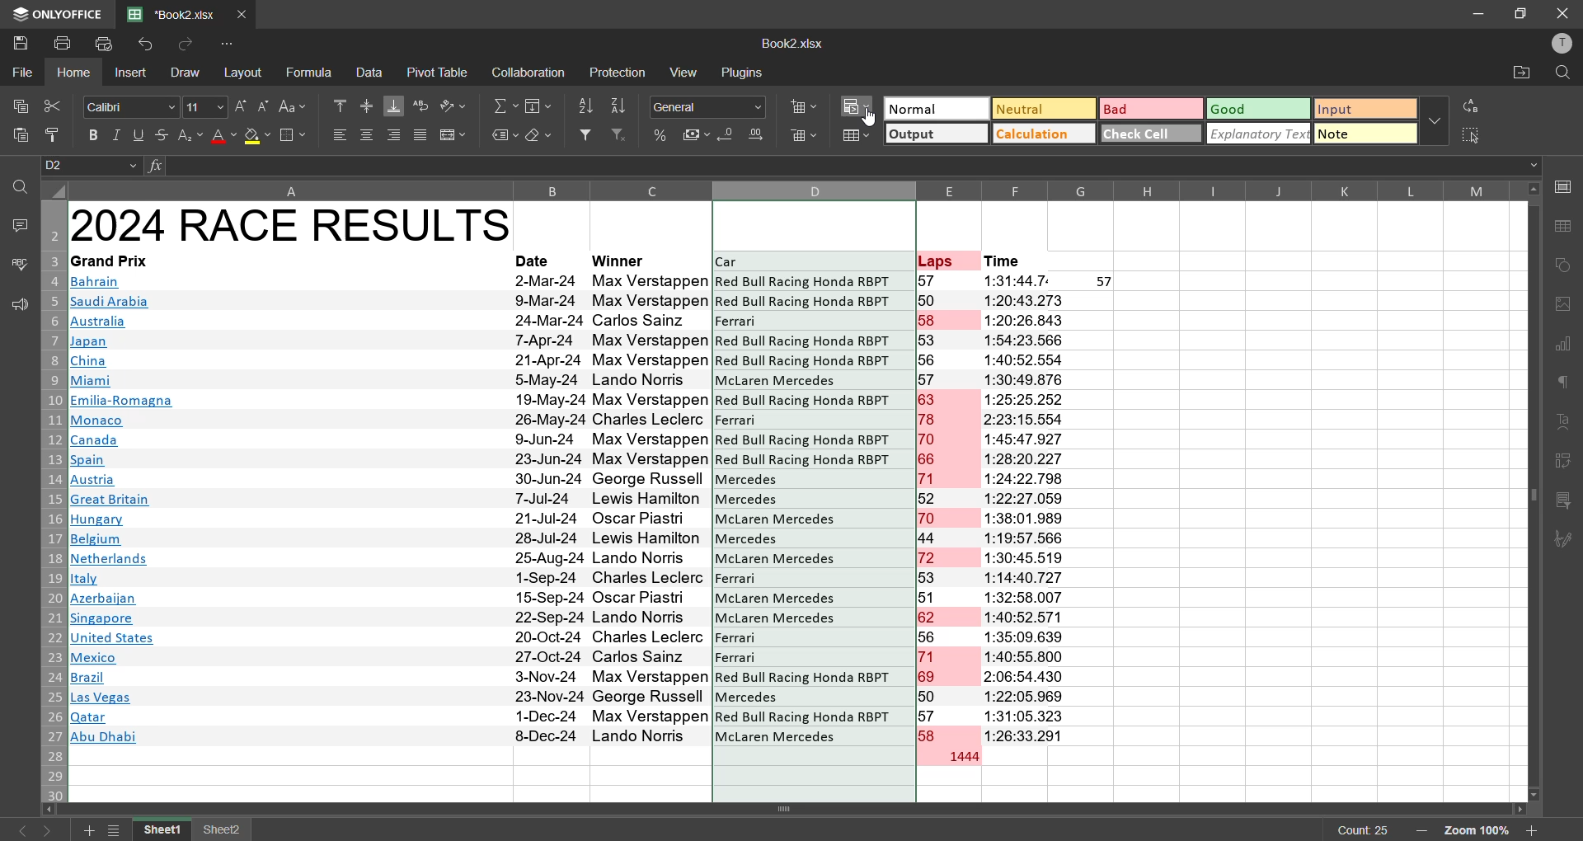 The height and width of the screenshot is (841, 1583). What do you see at coordinates (934, 136) in the screenshot?
I see `output` at bounding box center [934, 136].